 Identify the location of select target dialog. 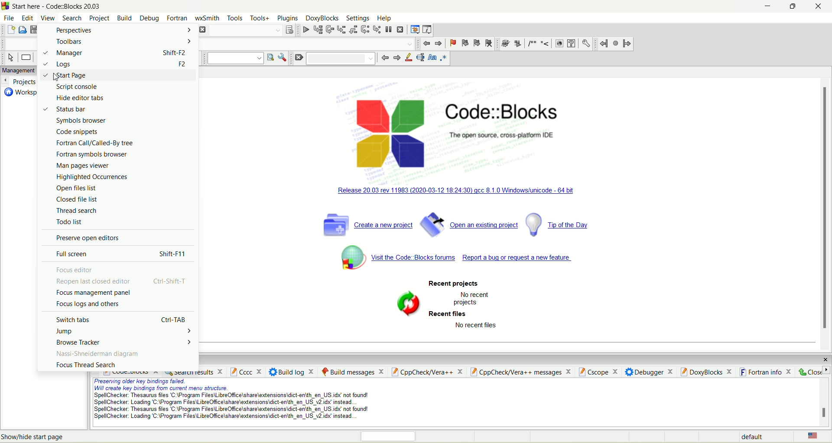
(289, 30).